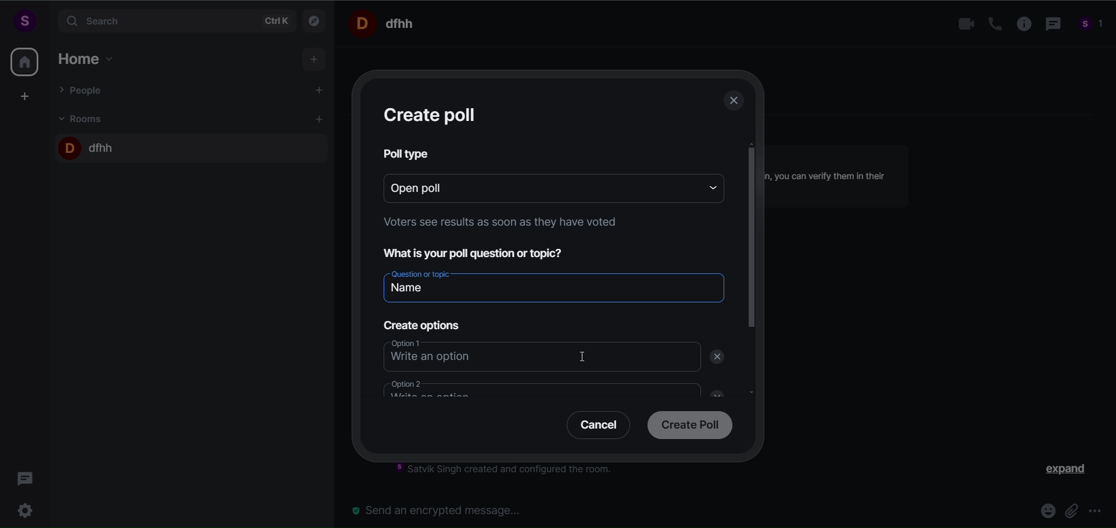 The image size is (1116, 528). What do you see at coordinates (533, 388) in the screenshot?
I see `option 2` at bounding box center [533, 388].